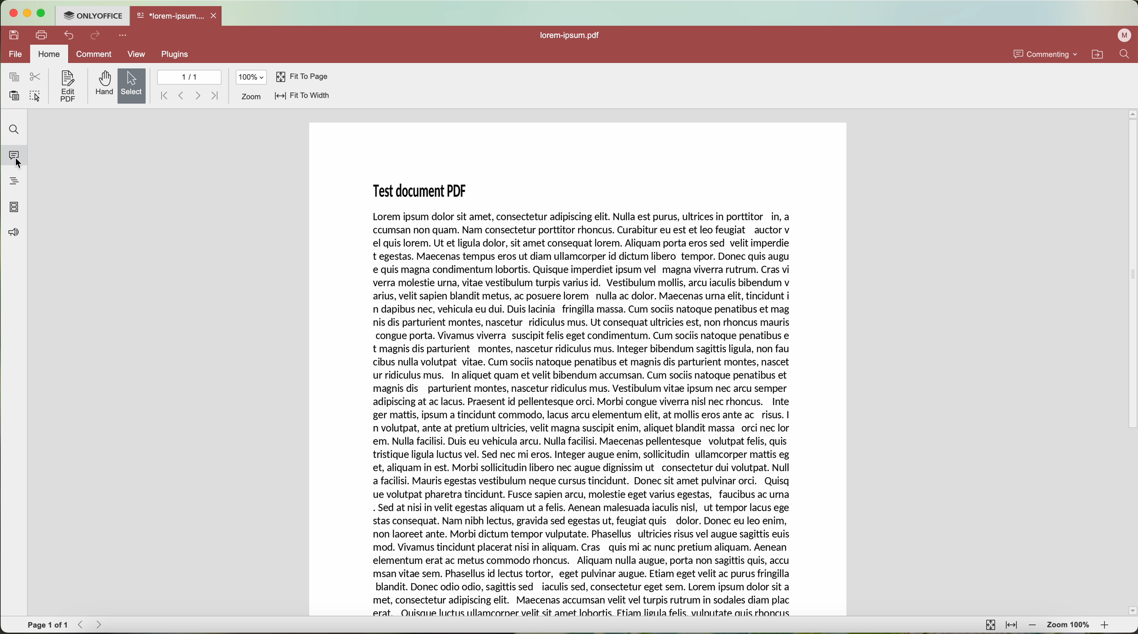  What do you see at coordinates (66, 87) in the screenshot?
I see `edit PDF` at bounding box center [66, 87].